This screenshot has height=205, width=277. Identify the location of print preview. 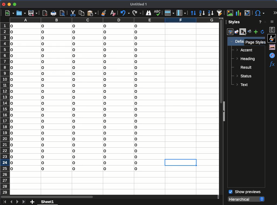
(63, 13).